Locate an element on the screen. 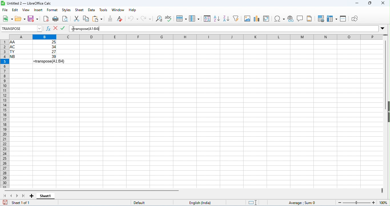  styles is located at coordinates (67, 10).